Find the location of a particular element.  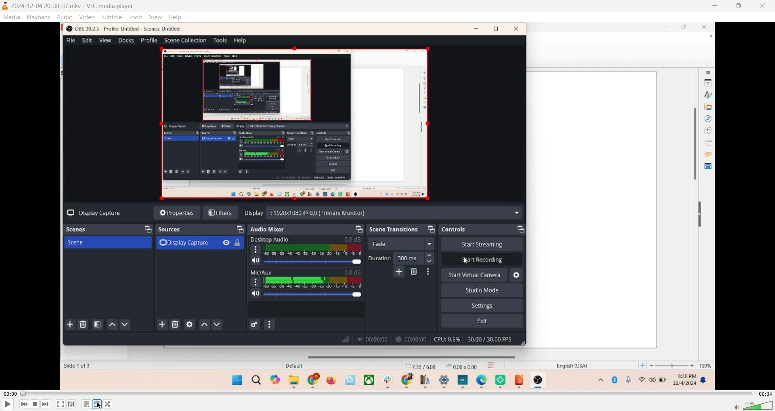

help is located at coordinates (176, 17).